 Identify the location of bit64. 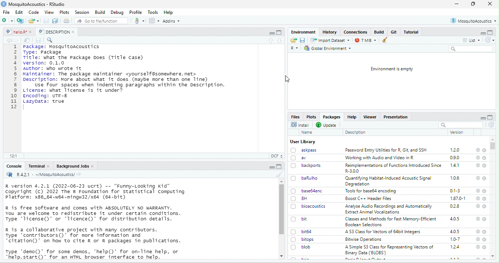
(302, 231).